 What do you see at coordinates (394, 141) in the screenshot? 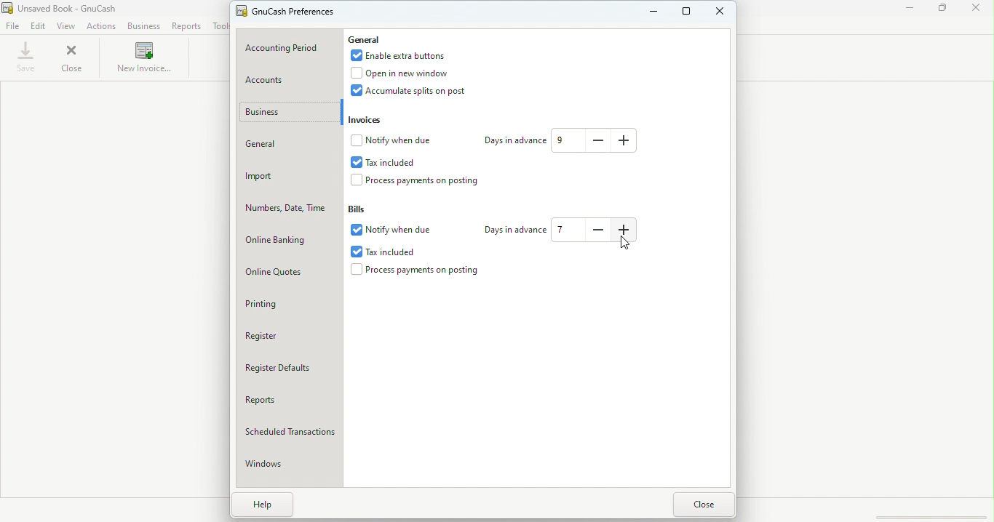
I see `Notify when due` at bounding box center [394, 141].